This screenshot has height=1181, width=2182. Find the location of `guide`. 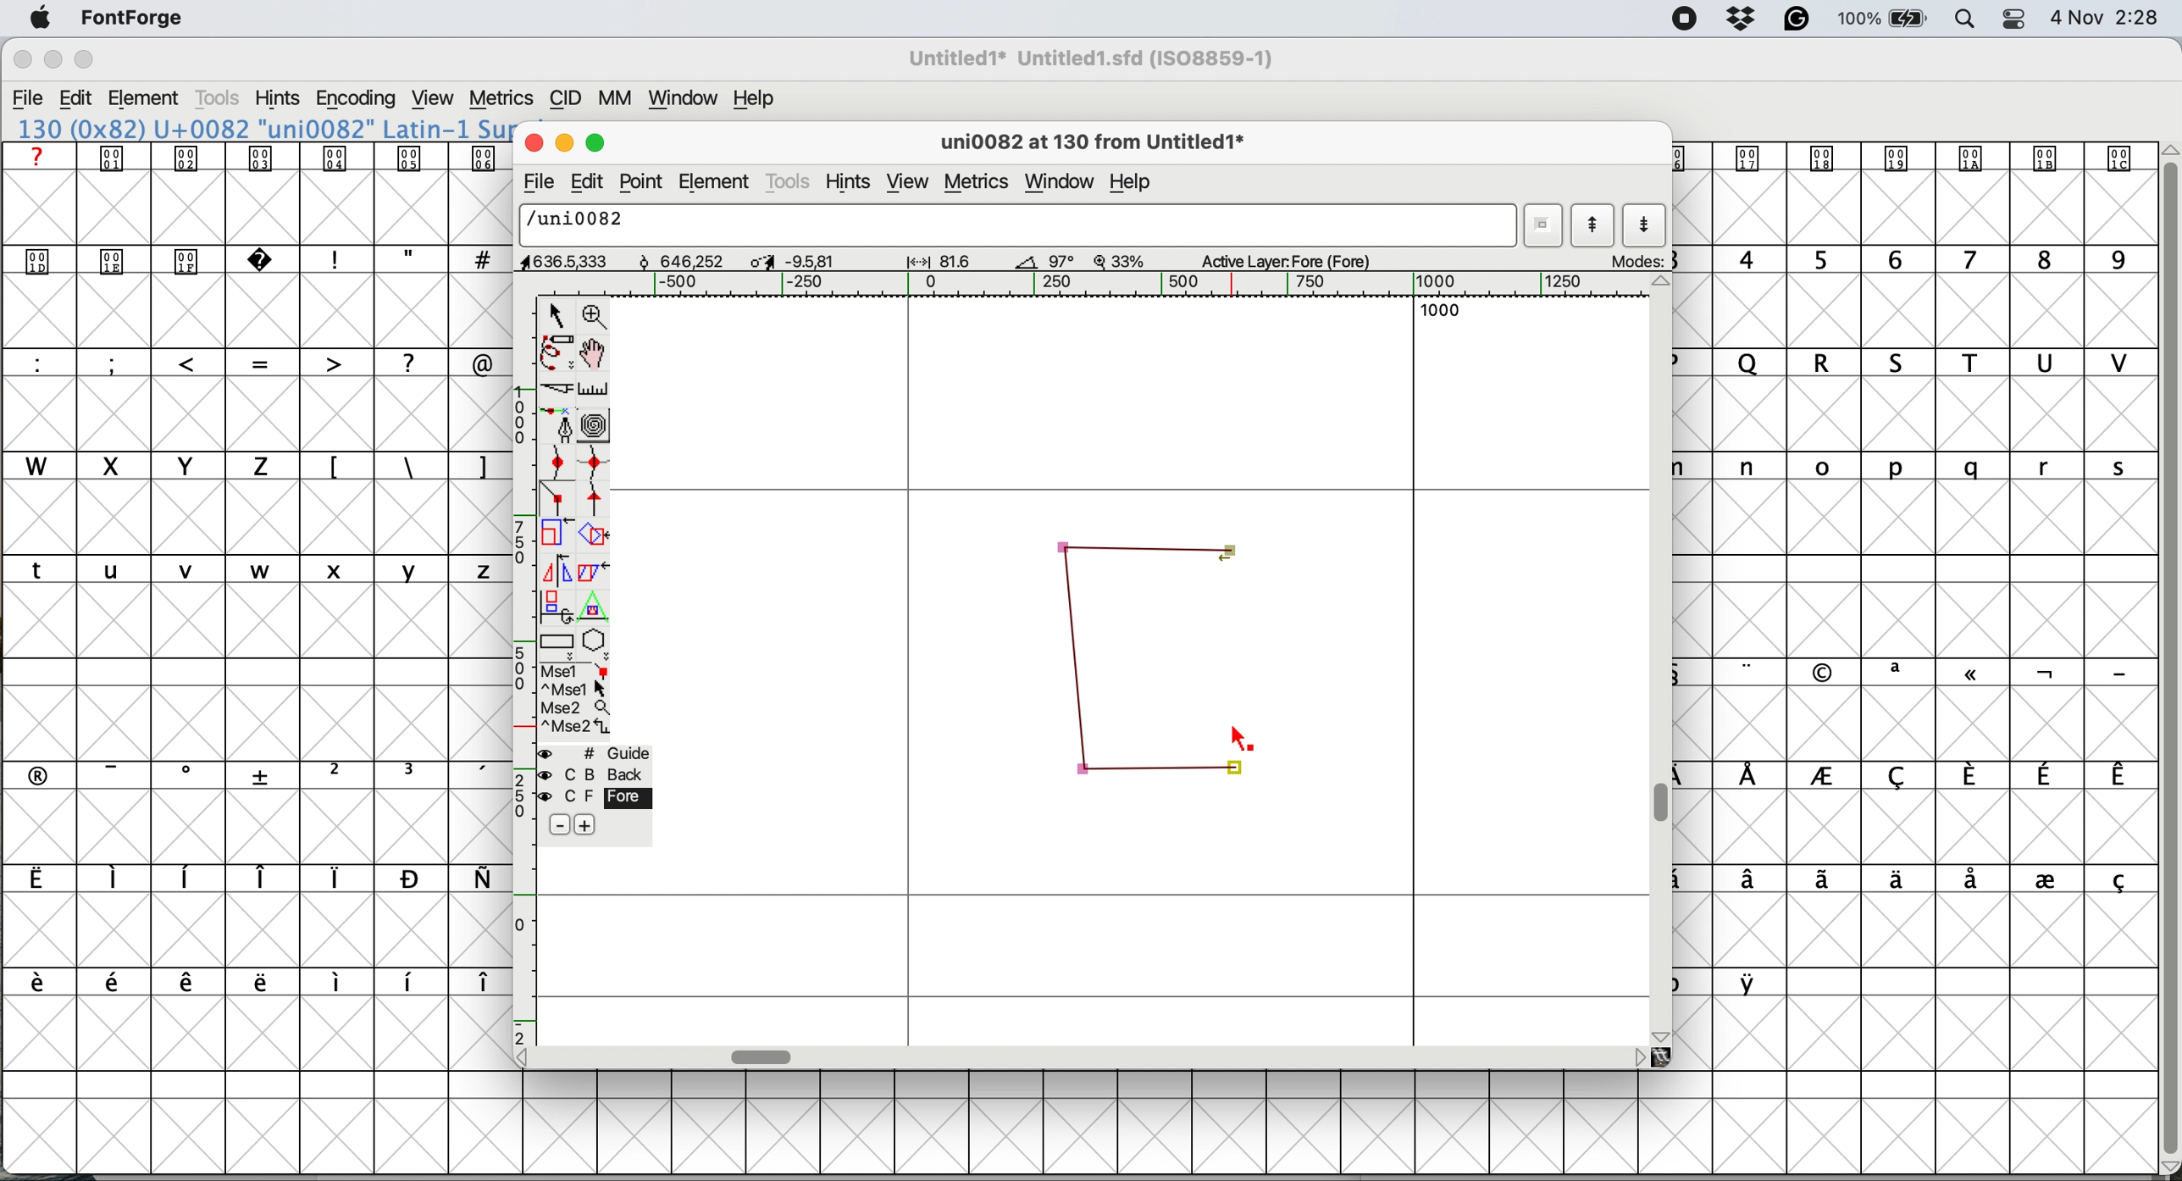

guide is located at coordinates (596, 753).